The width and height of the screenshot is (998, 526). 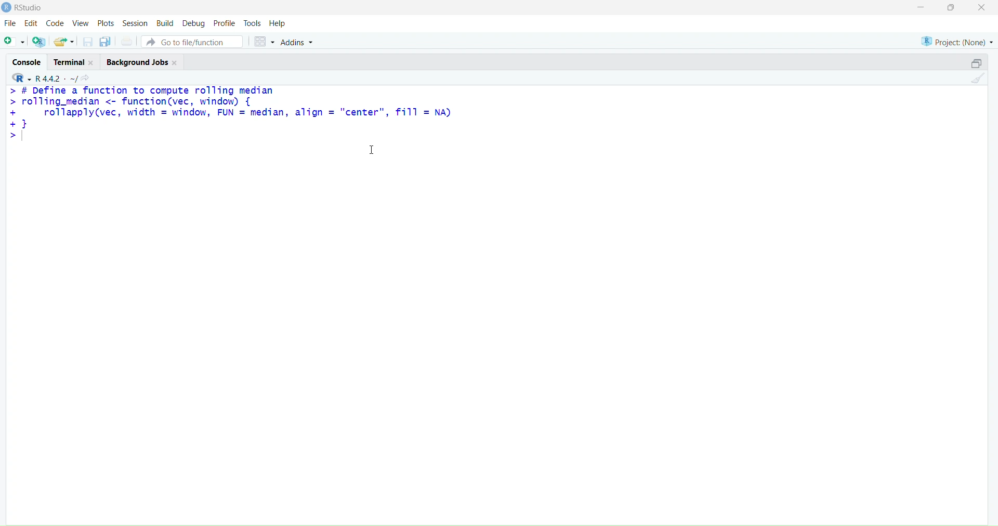 I want to click on share folder as, so click(x=64, y=42).